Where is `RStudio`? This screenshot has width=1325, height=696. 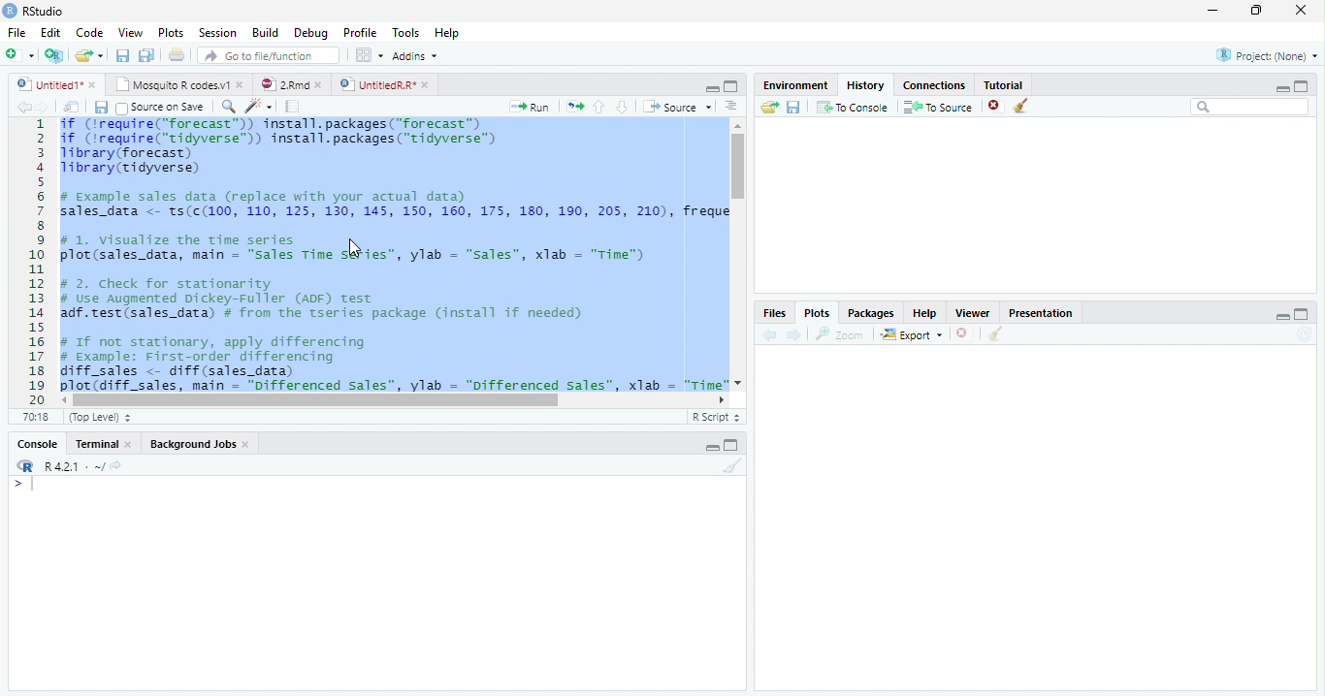 RStudio is located at coordinates (38, 12).